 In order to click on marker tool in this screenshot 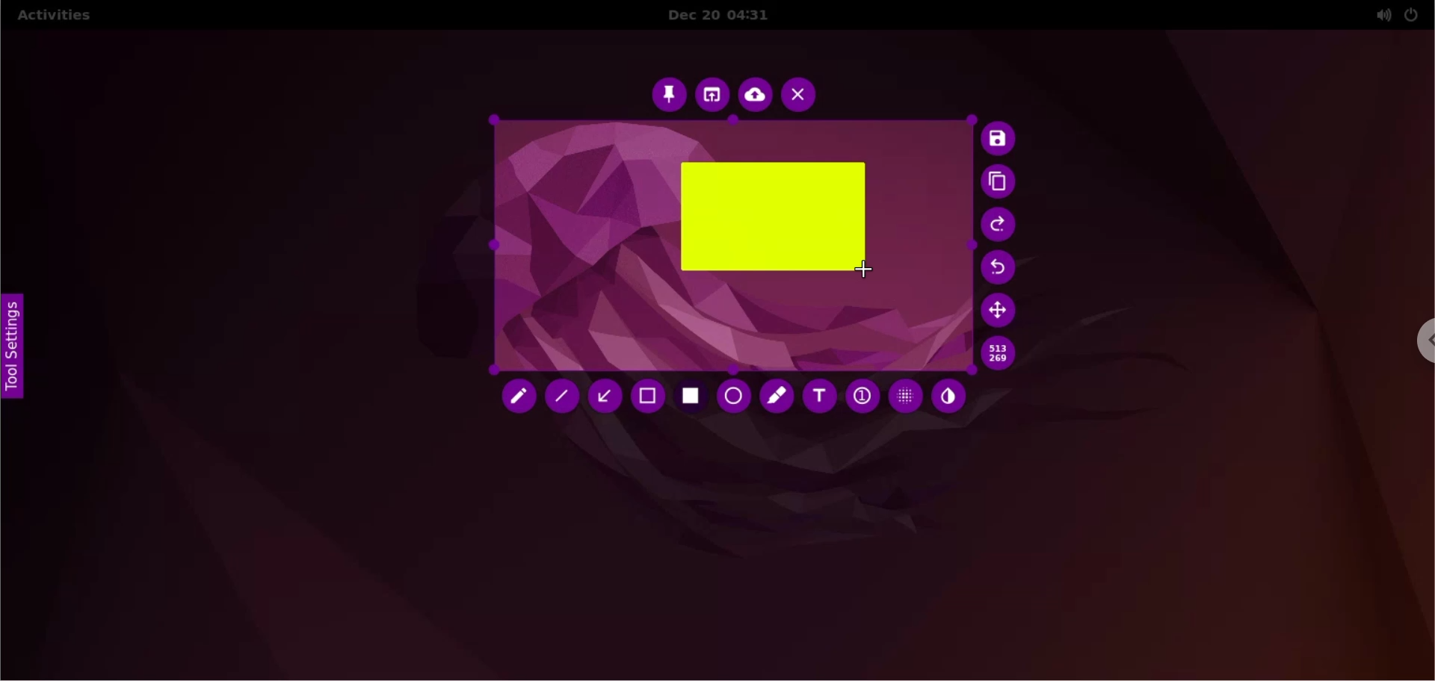, I will do `click(777, 399)`.